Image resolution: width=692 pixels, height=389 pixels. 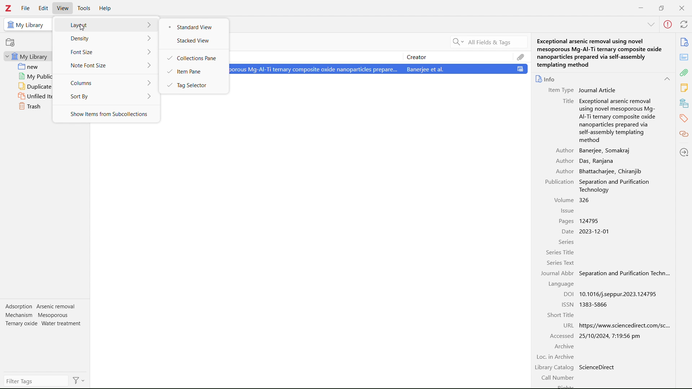 What do you see at coordinates (25, 106) in the screenshot?
I see `trash` at bounding box center [25, 106].